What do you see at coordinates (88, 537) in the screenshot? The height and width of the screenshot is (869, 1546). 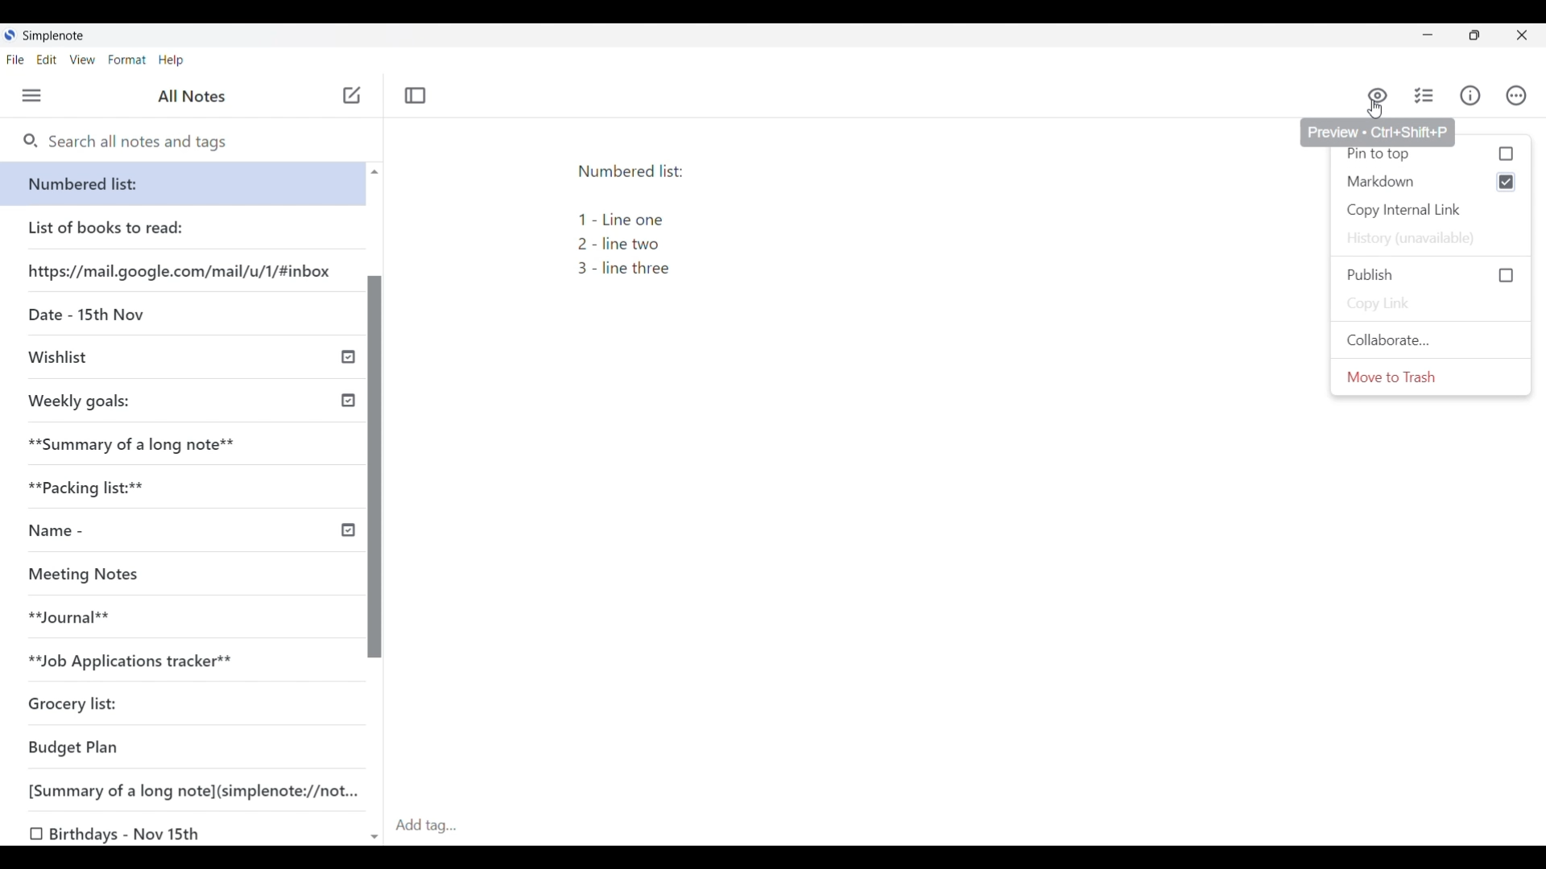 I see `Name ` at bounding box center [88, 537].